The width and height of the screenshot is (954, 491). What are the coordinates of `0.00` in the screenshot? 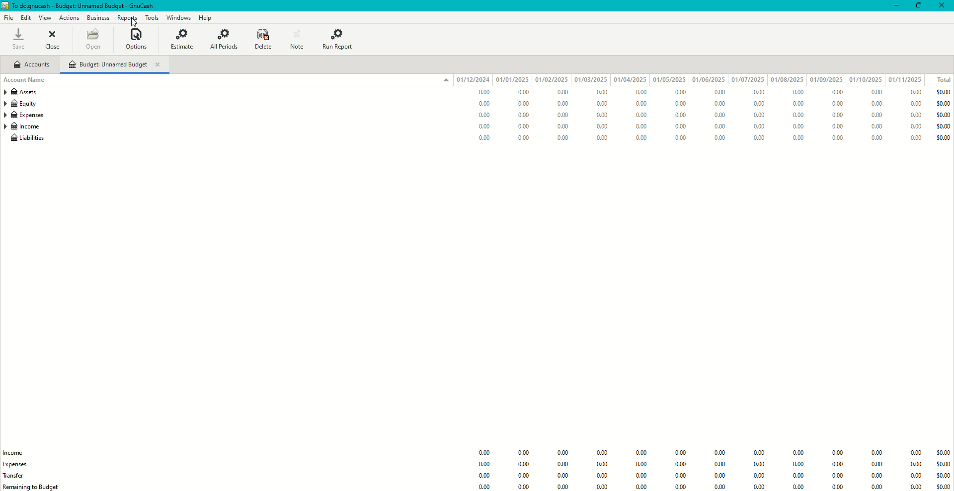 It's located at (523, 104).